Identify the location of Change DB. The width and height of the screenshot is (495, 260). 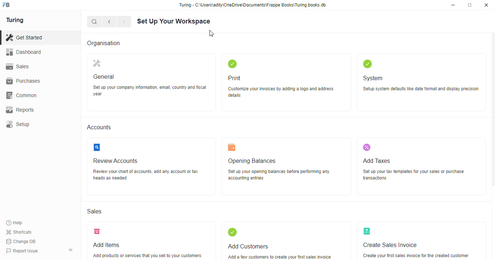
(22, 242).